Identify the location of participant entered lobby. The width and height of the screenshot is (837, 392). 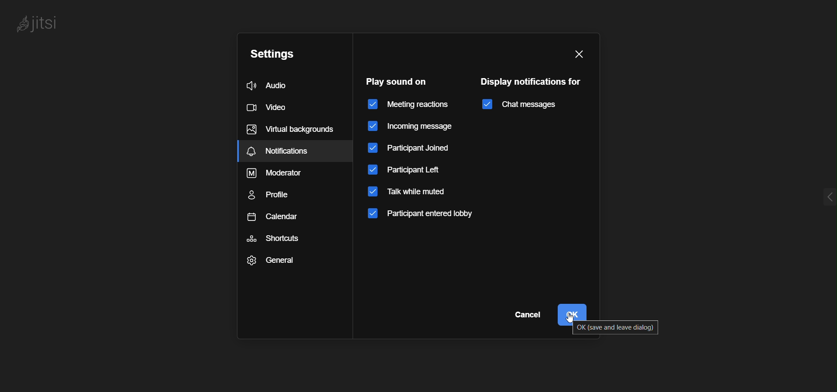
(421, 217).